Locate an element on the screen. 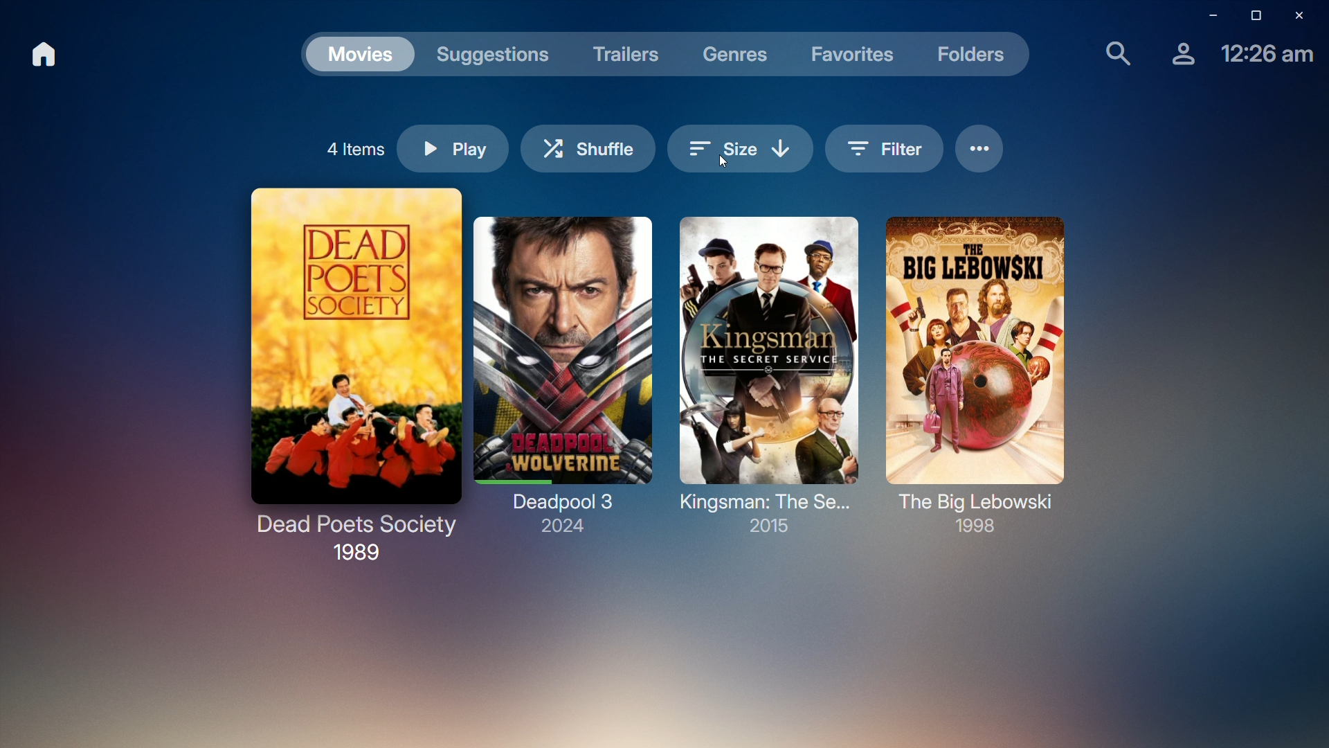  Favorites is located at coordinates (854, 54).